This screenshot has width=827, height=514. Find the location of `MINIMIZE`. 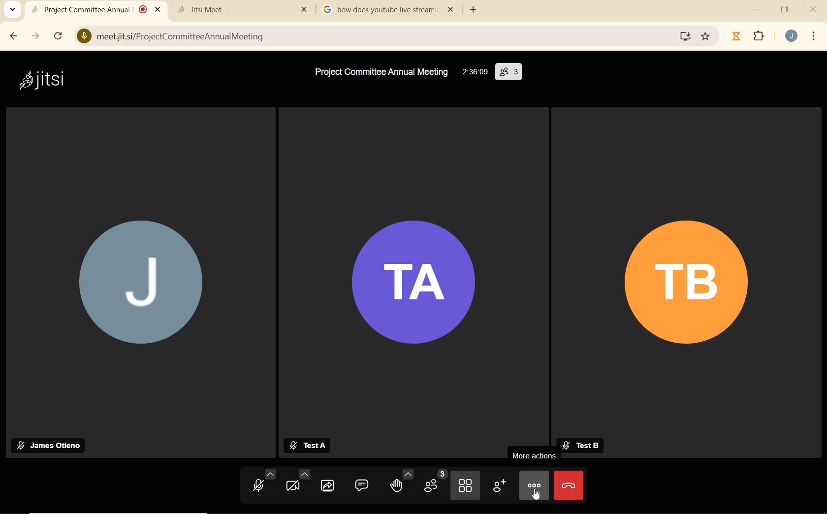

MINIMIZE is located at coordinates (759, 11).